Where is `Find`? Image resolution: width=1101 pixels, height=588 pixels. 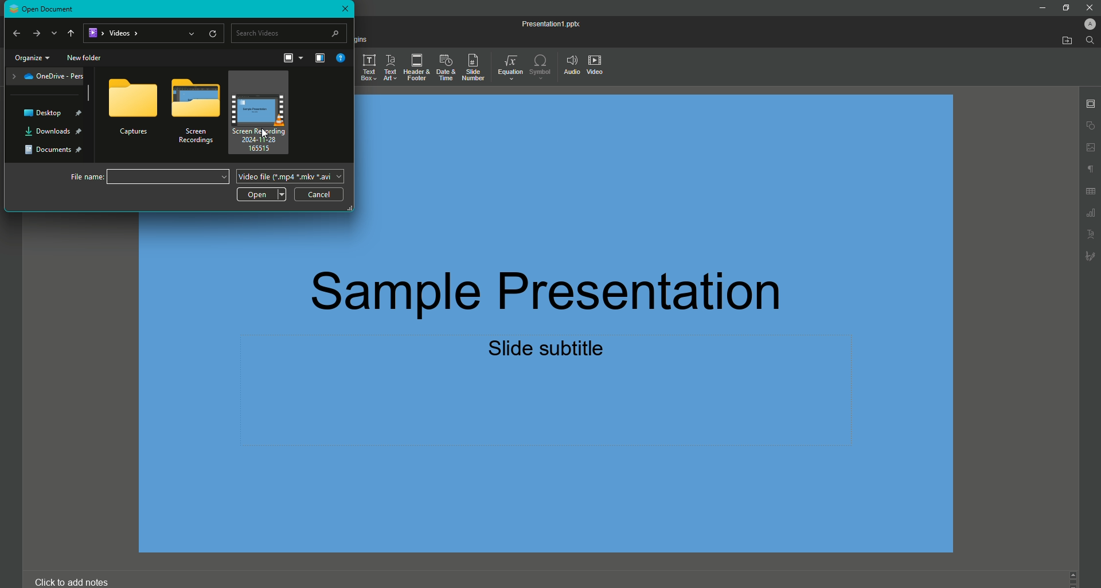 Find is located at coordinates (1090, 41).